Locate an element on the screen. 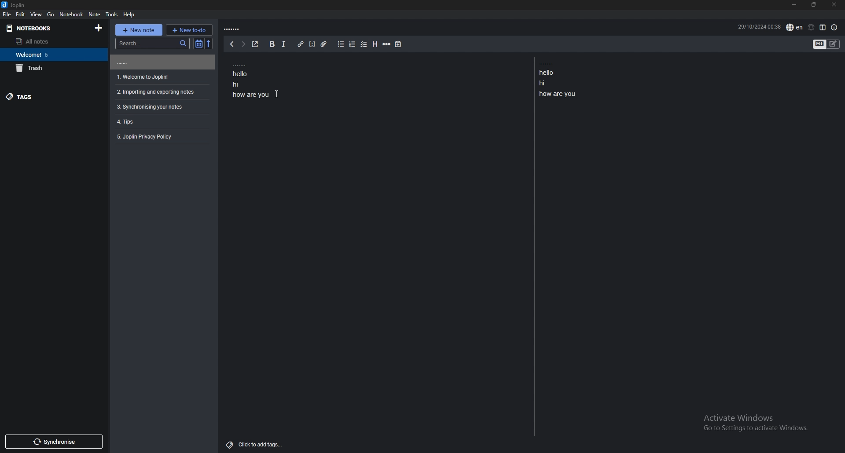 Image resolution: width=845 pixels, height=453 pixels. joplin is located at coordinates (15, 5).